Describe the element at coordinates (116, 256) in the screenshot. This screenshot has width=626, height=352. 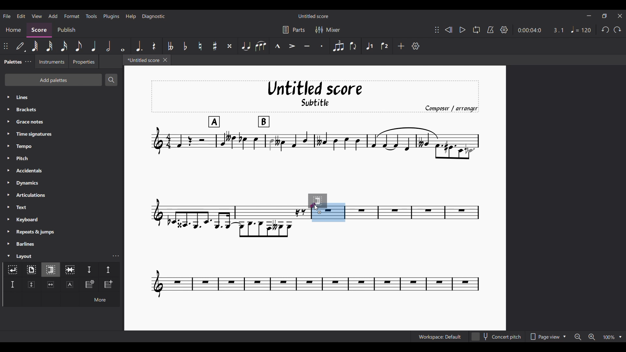
I see `Layout palette settings` at that location.